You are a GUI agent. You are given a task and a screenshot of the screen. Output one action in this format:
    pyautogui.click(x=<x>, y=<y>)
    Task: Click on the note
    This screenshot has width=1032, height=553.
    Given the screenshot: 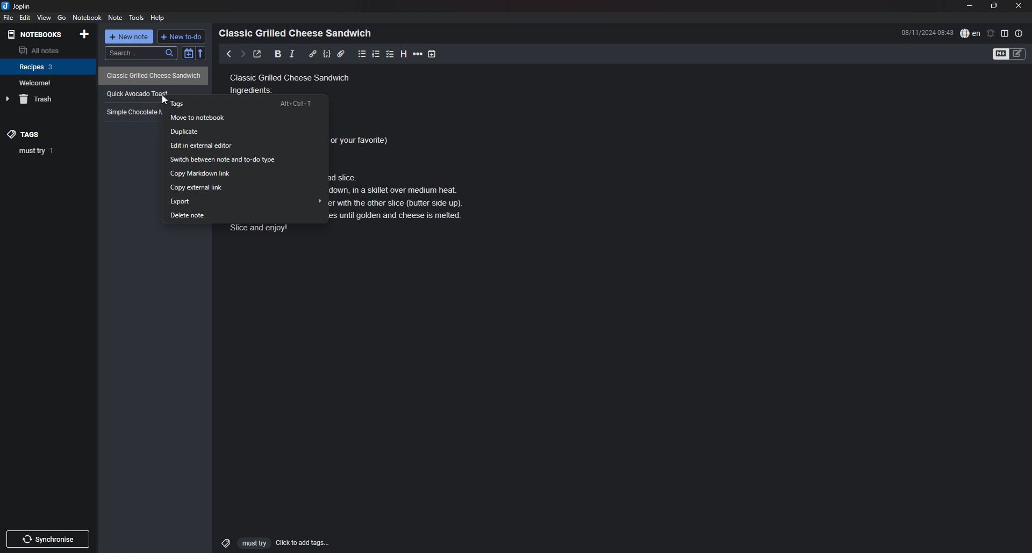 What is the action you would take?
    pyautogui.click(x=115, y=18)
    